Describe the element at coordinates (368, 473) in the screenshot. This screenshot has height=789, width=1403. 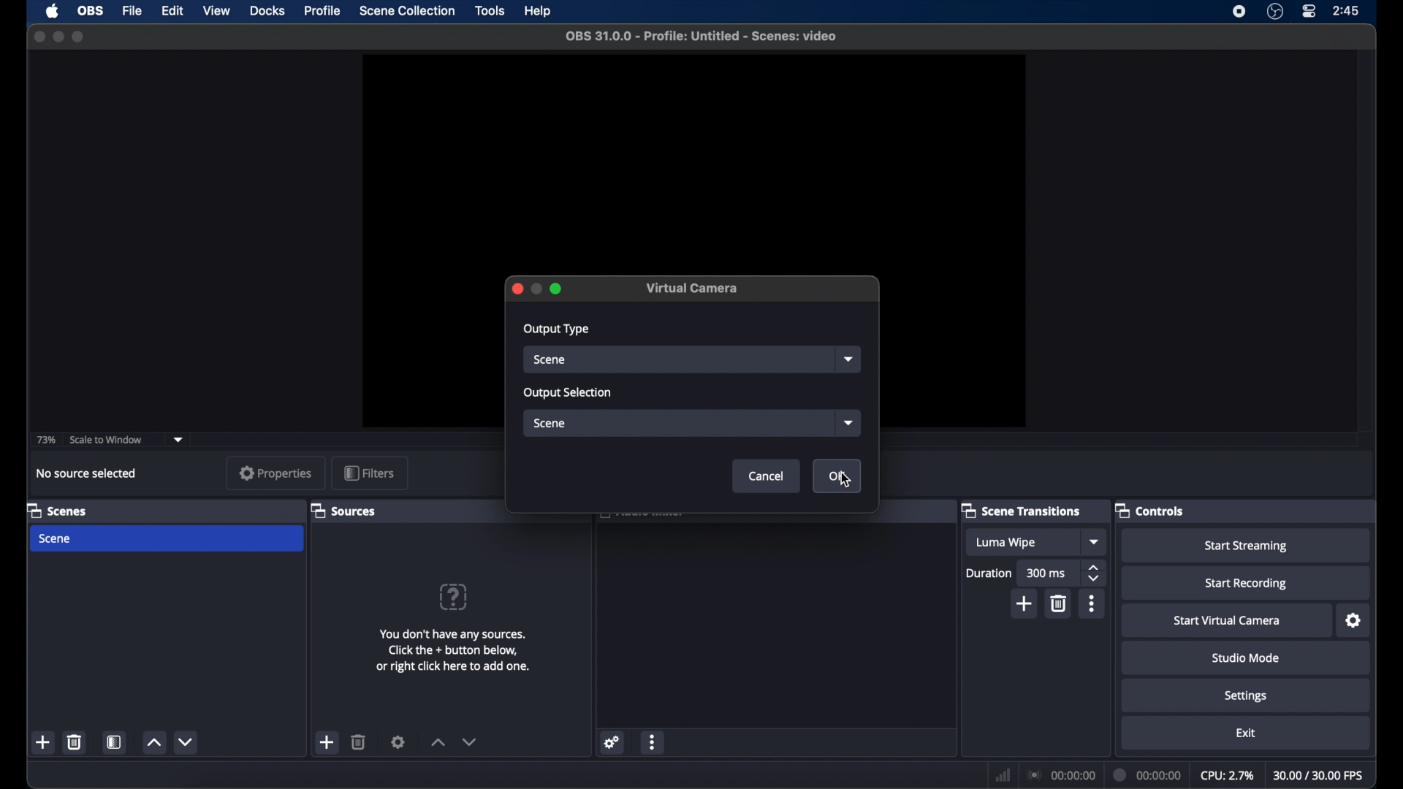
I see `filters` at that location.